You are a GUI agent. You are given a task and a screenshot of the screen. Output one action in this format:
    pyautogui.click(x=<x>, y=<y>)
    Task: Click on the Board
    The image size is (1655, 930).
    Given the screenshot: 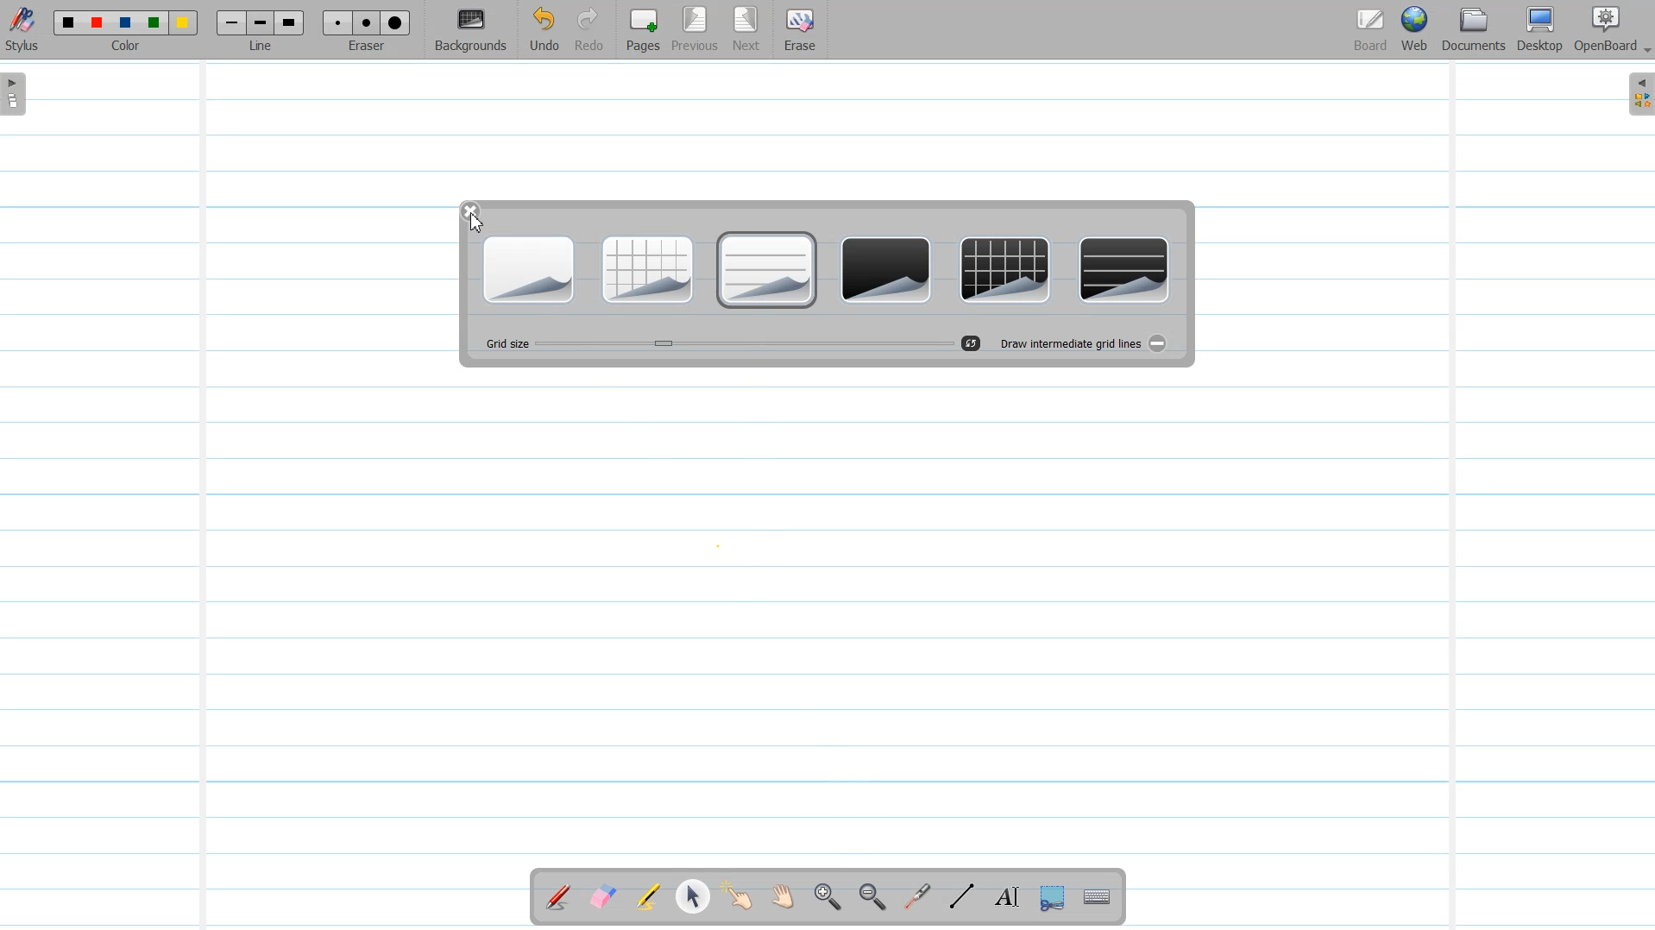 What is the action you would take?
    pyautogui.click(x=1370, y=30)
    